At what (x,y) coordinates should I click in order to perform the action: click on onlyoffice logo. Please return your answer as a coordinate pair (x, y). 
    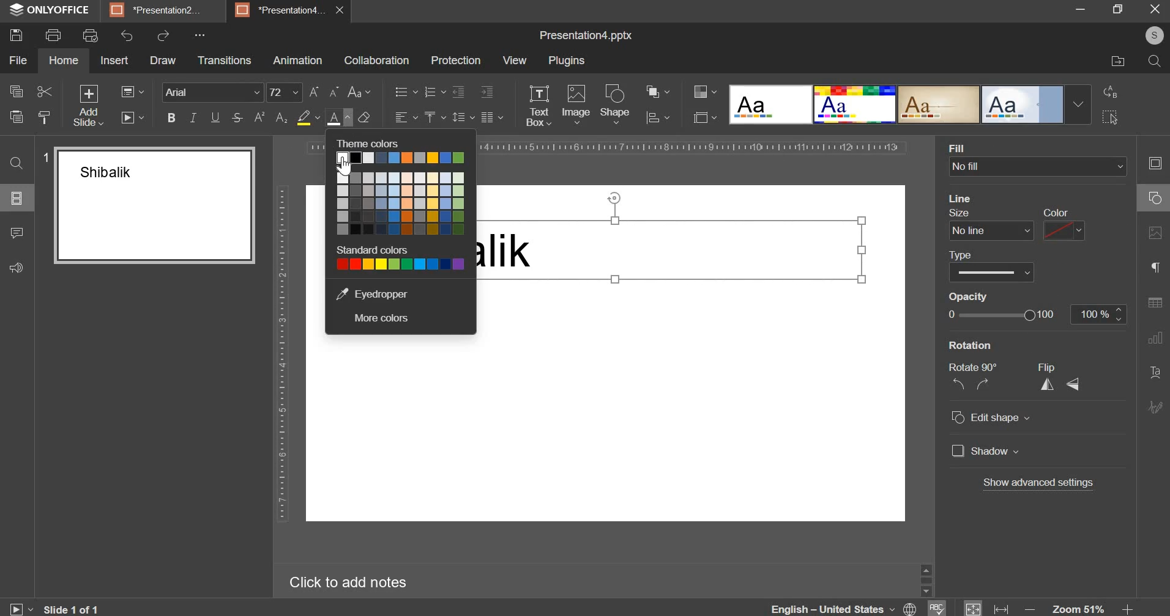
    Looking at the image, I should click on (16, 10).